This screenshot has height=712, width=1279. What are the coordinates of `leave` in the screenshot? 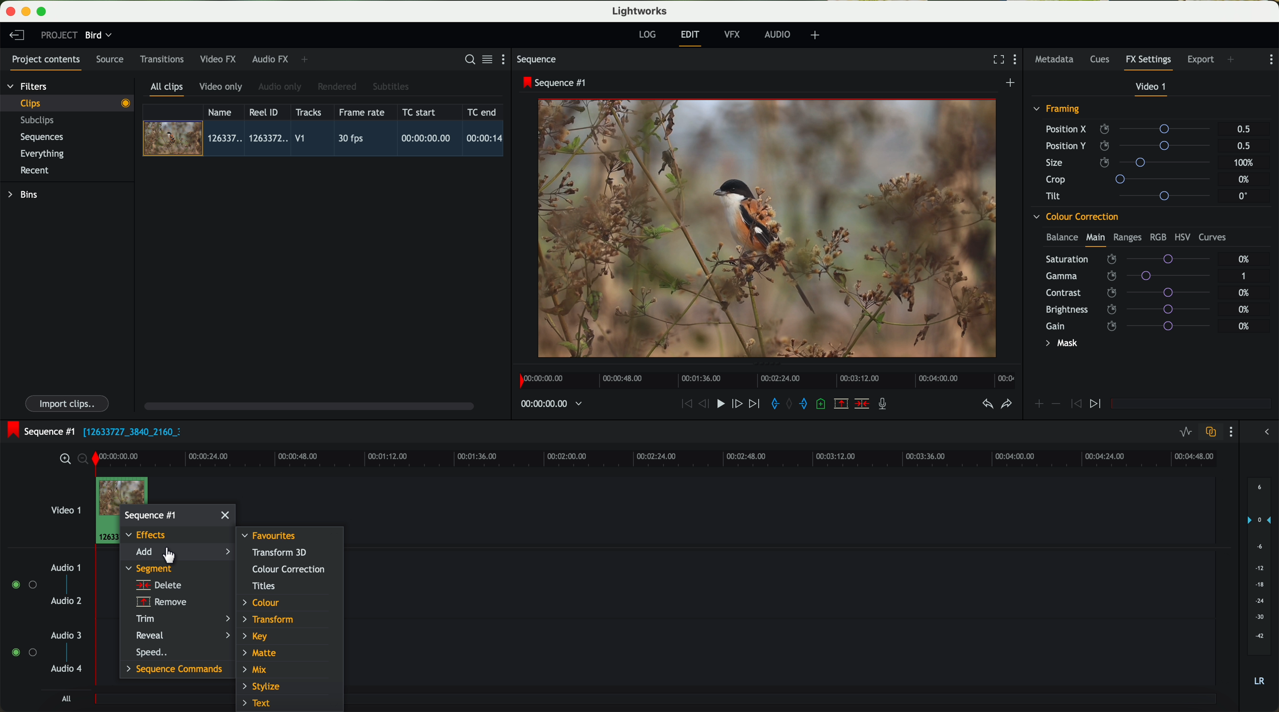 It's located at (16, 36).